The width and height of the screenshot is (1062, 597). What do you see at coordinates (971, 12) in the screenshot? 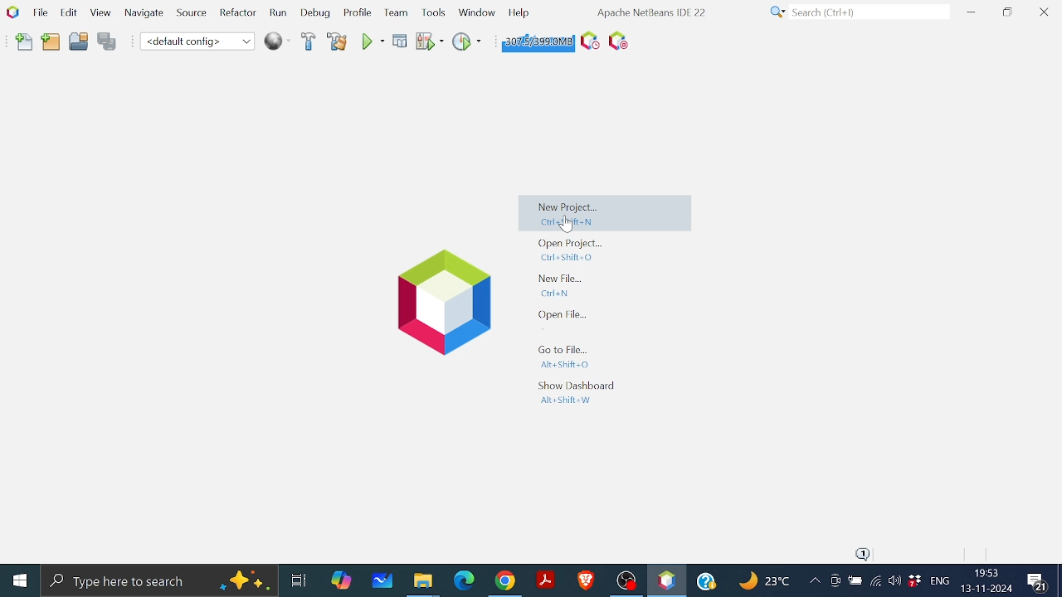
I see `Minimize` at bounding box center [971, 12].